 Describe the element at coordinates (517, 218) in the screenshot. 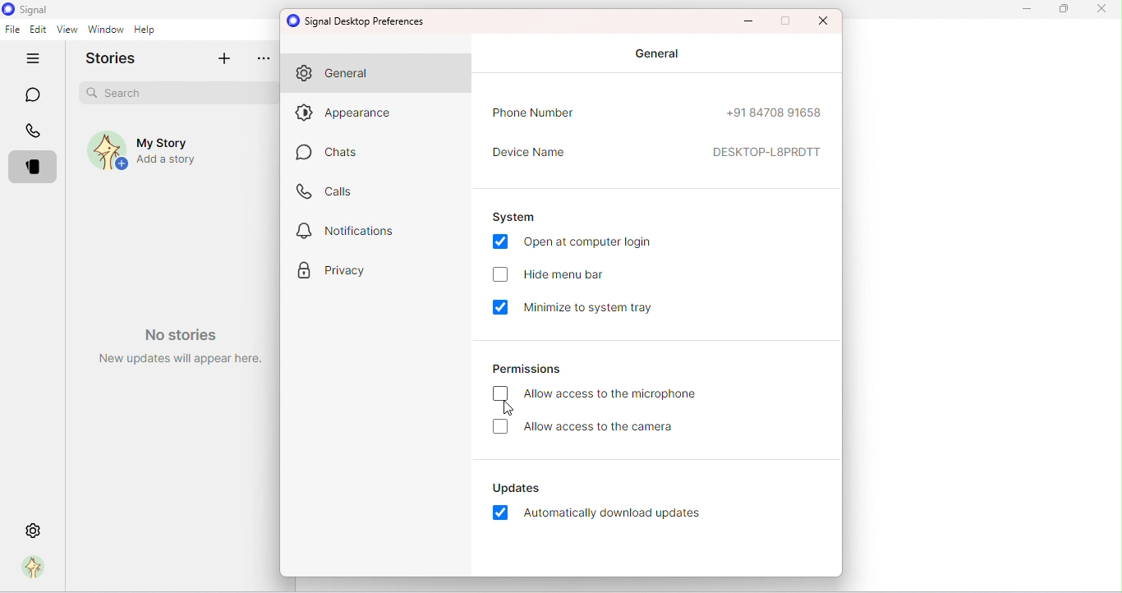

I see `System` at that location.